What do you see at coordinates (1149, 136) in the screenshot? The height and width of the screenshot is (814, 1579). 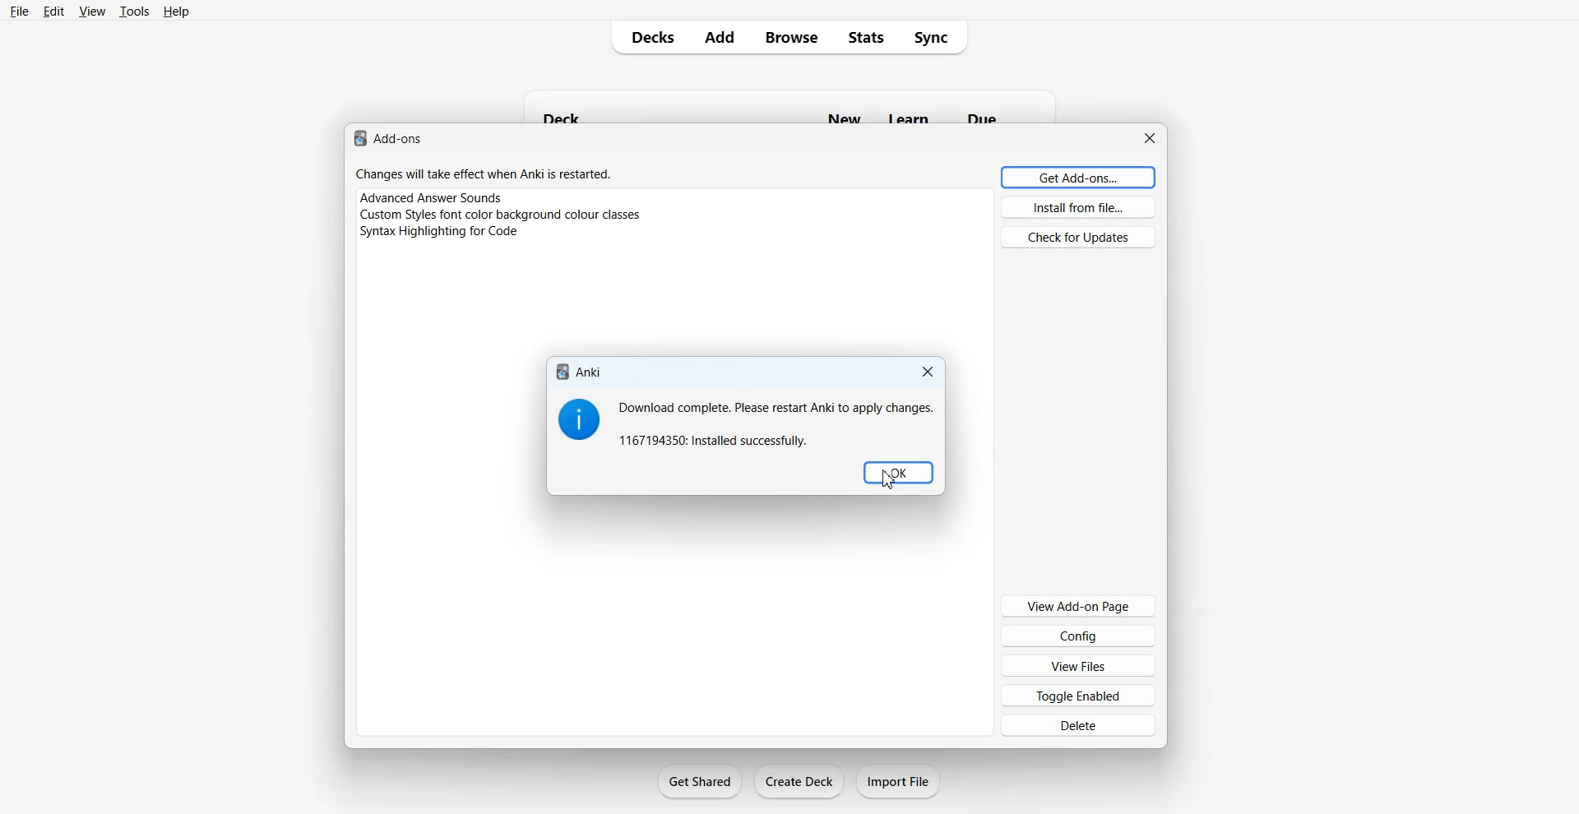 I see `Close` at bounding box center [1149, 136].